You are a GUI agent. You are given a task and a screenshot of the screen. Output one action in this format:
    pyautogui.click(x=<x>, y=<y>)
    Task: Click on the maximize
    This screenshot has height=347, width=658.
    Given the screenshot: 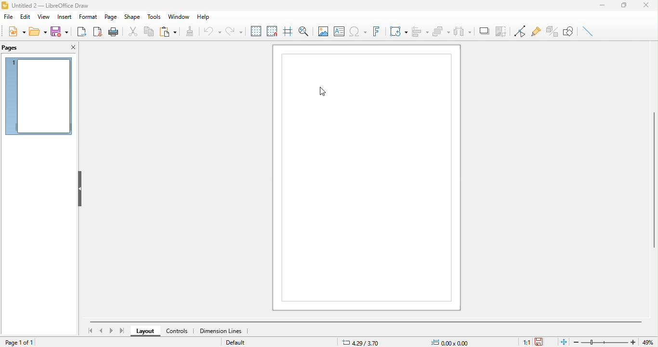 What is the action you would take?
    pyautogui.click(x=624, y=5)
    